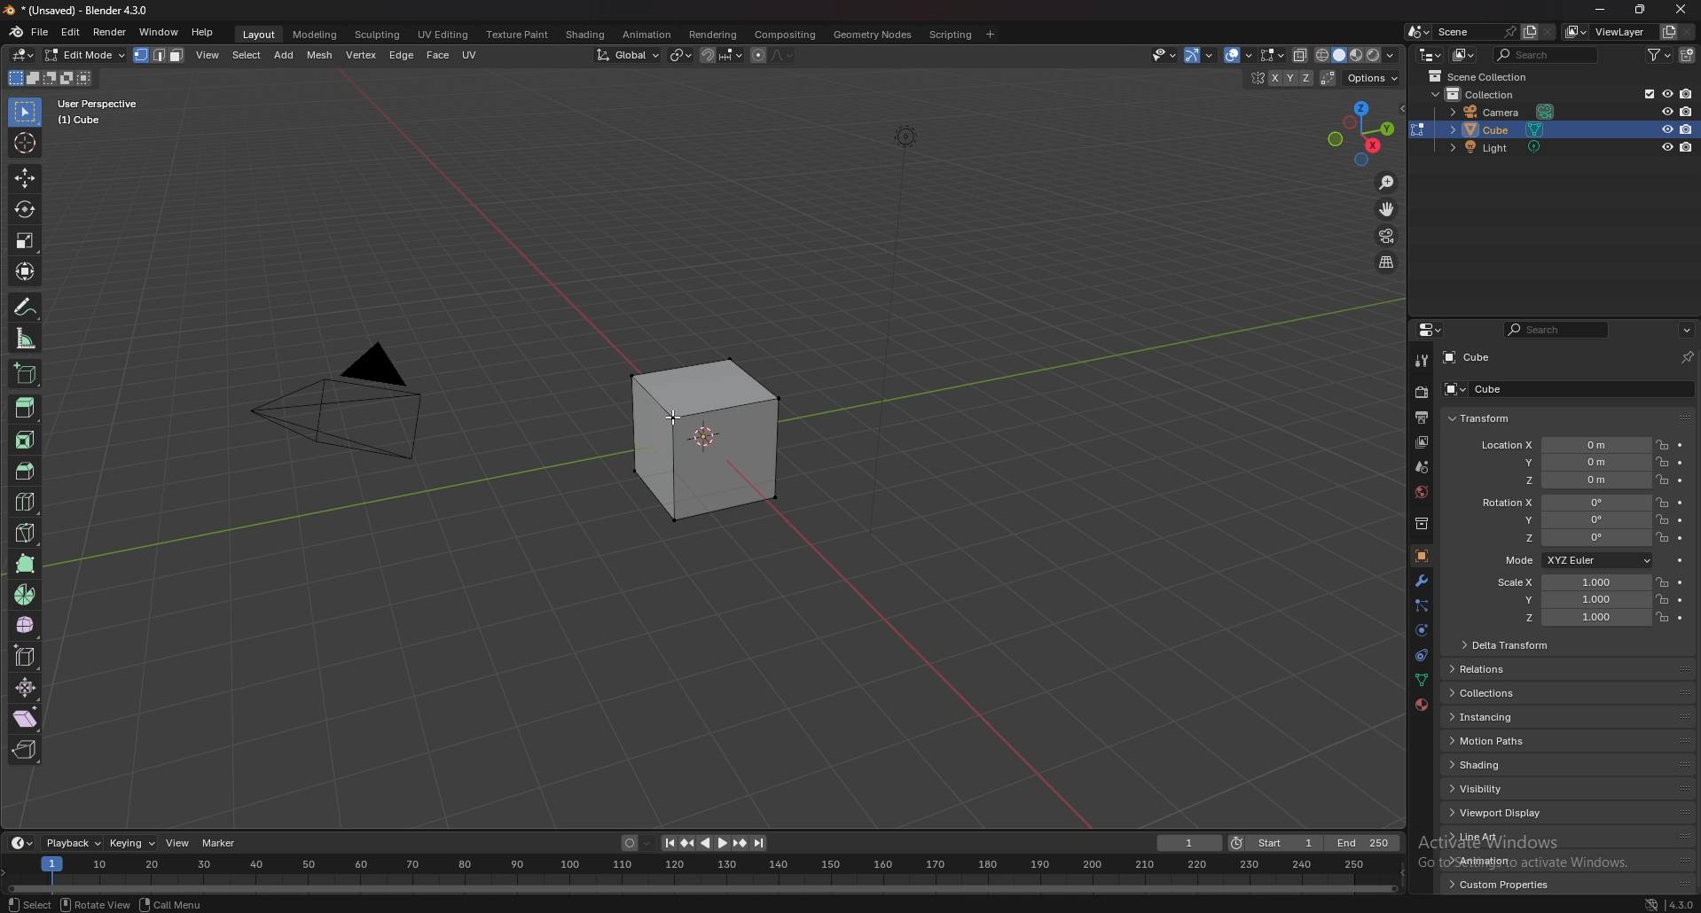  Describe the element at coordinates (1512, 645) in the screenshot. I see `delta transform` at that location.